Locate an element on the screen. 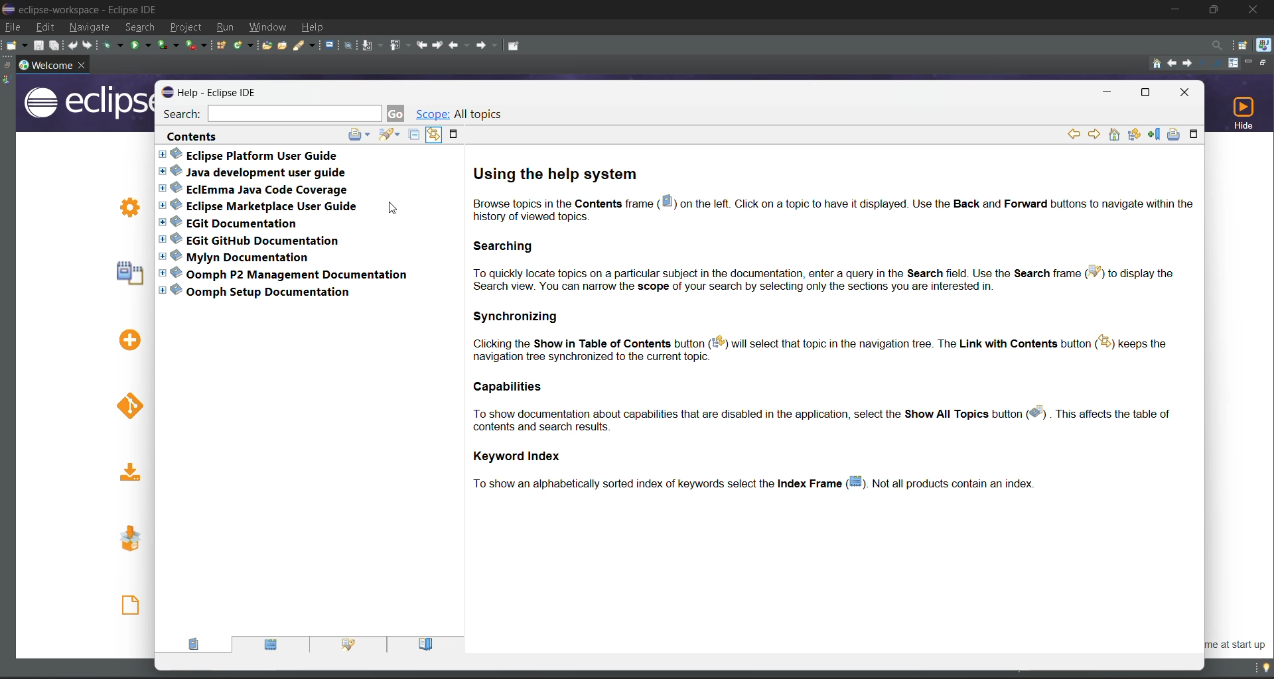  search is located at coordinates (183, 114).